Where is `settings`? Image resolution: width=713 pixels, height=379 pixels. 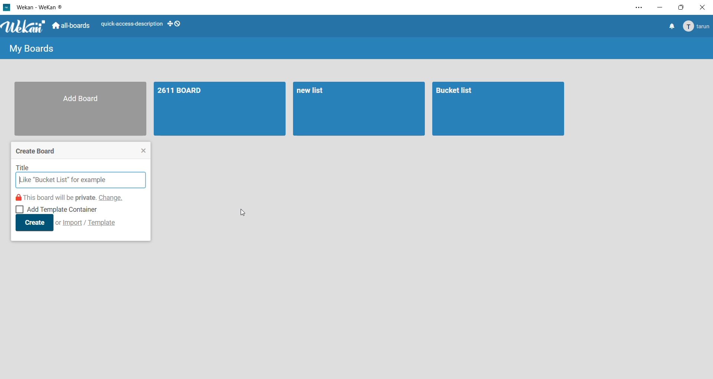
settings is located at coordinates (641, 7).